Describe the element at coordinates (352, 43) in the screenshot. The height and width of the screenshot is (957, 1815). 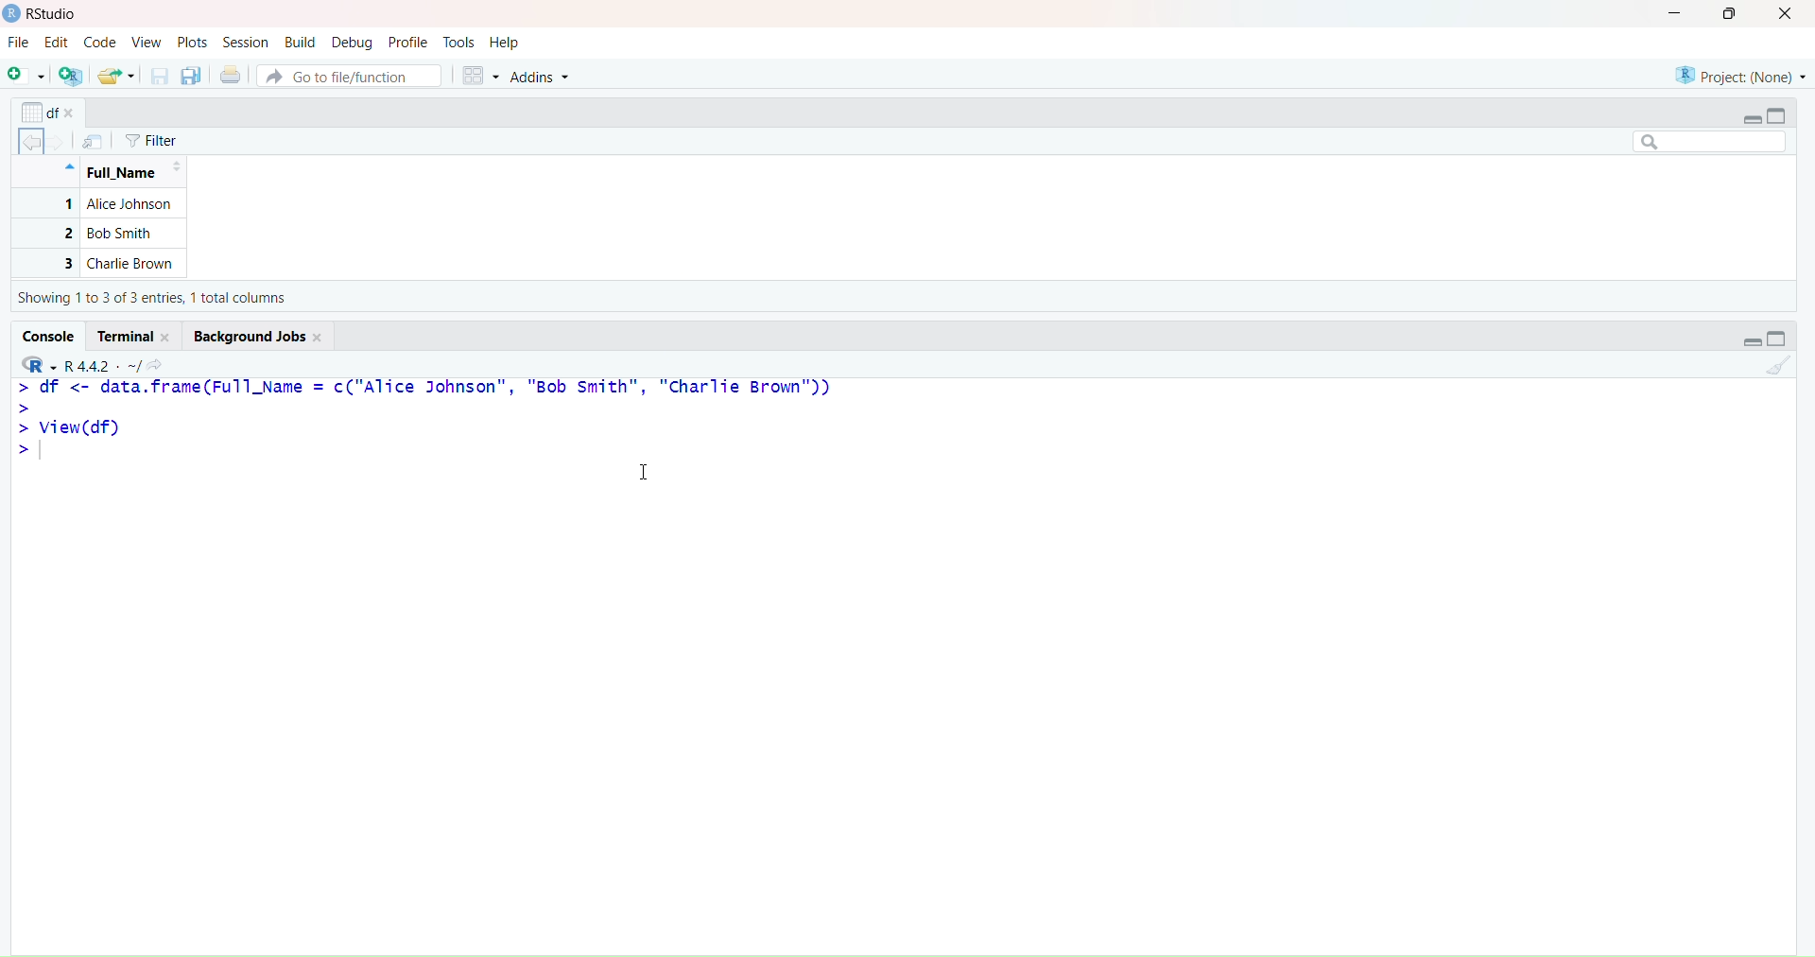
I see `Debug` at that location.